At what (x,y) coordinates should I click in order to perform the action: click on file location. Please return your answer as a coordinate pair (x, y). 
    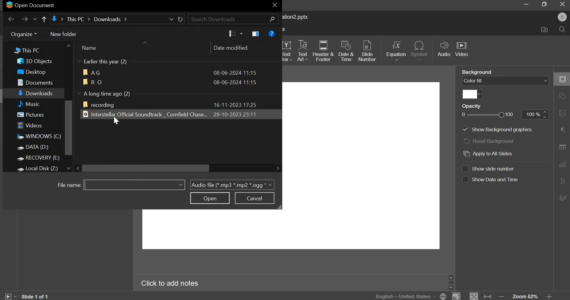
    Looking at the image, I should click on (547, 30).